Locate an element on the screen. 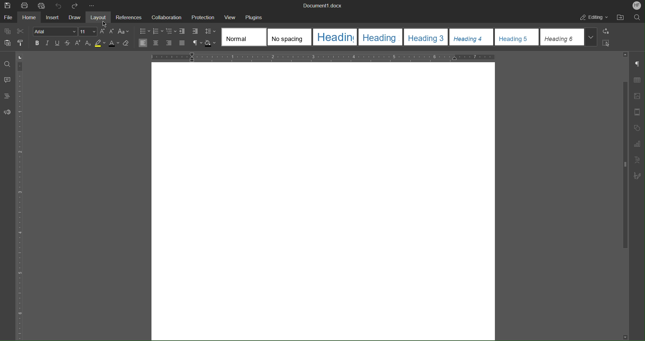  Find is located at coordinates (7, 64).